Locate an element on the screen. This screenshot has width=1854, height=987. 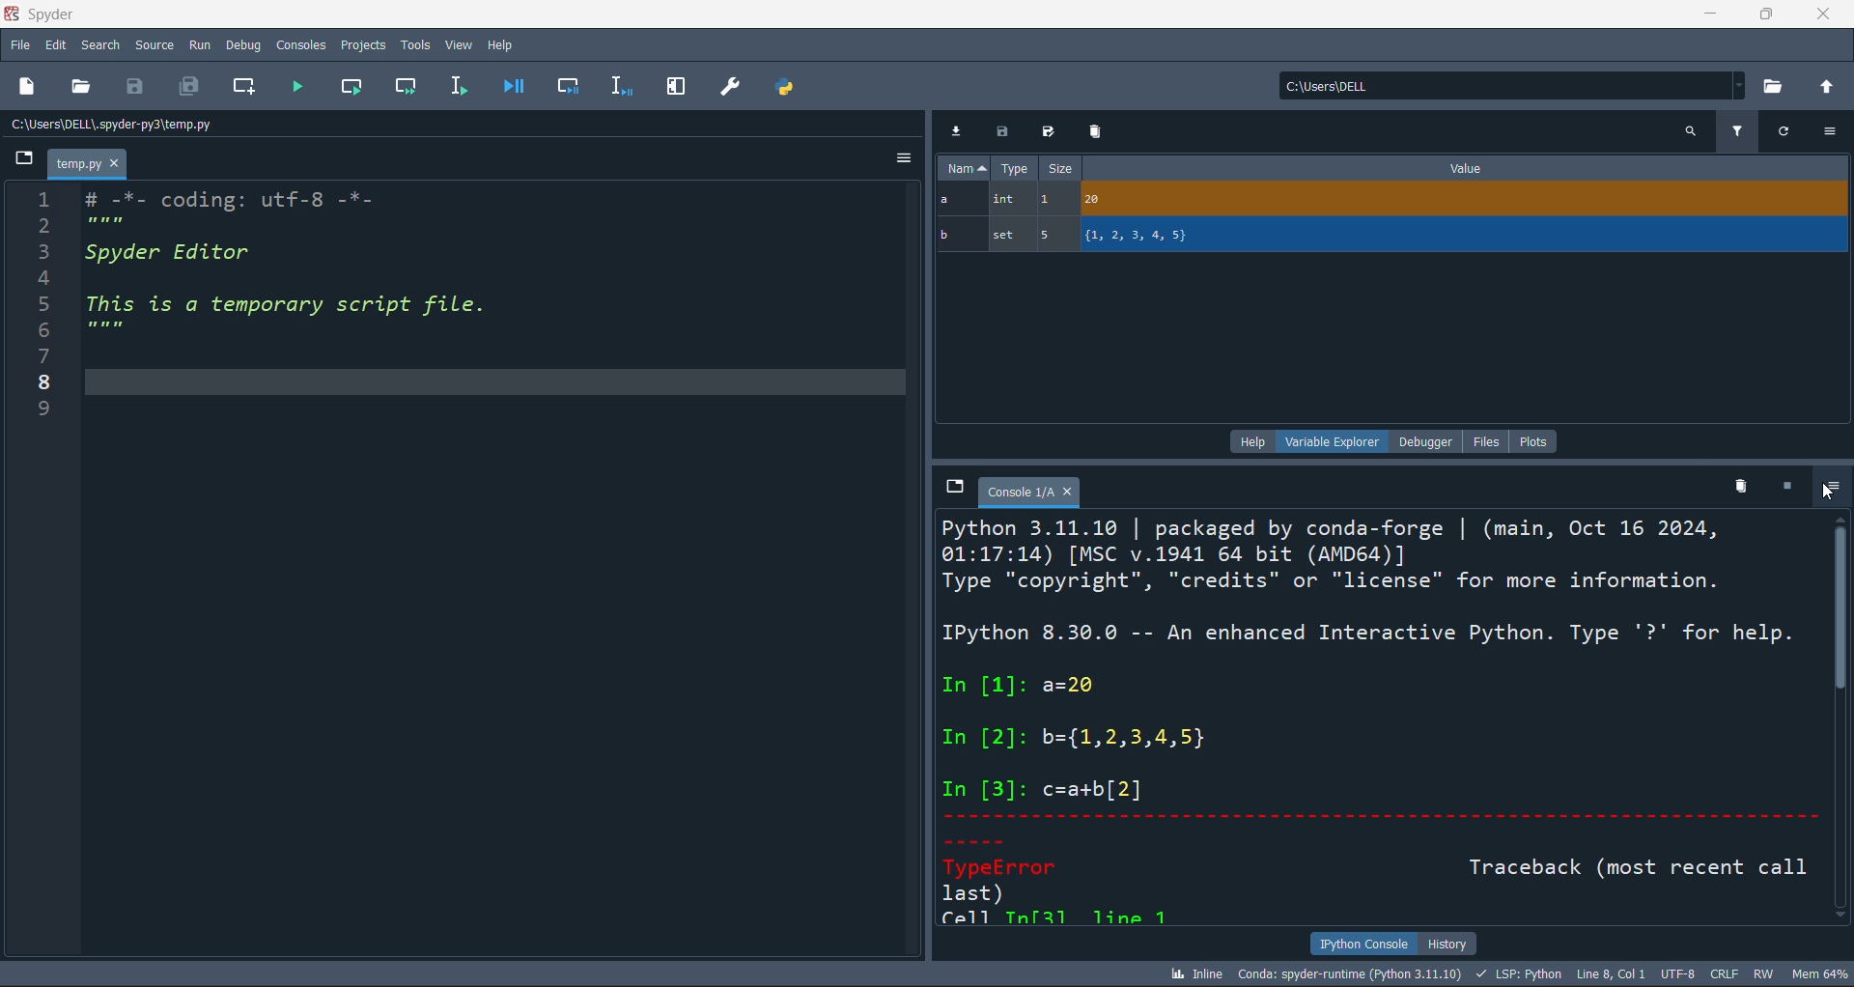
debuf is located at coordinates (243, 43).